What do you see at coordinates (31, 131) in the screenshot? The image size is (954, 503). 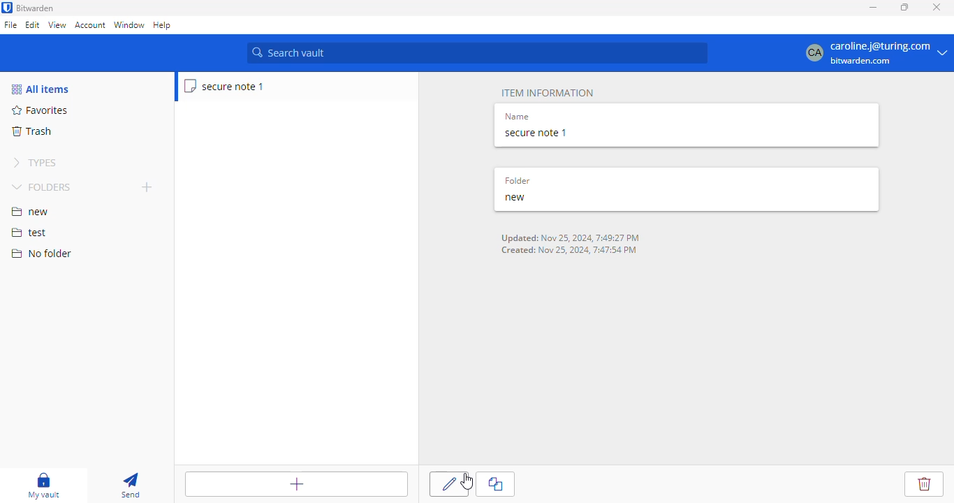 I see `trash` at bounding box center [31, 131].